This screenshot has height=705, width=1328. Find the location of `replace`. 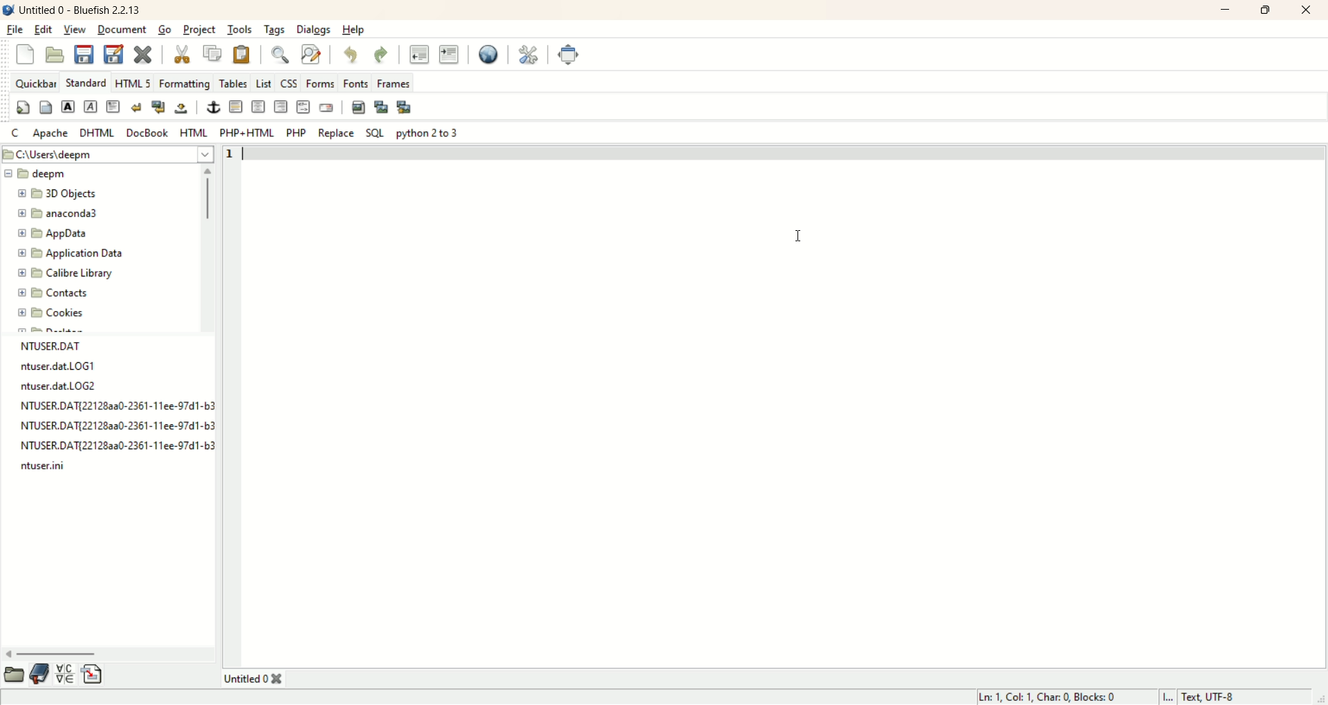

replace is located at coordinates (337, 134).